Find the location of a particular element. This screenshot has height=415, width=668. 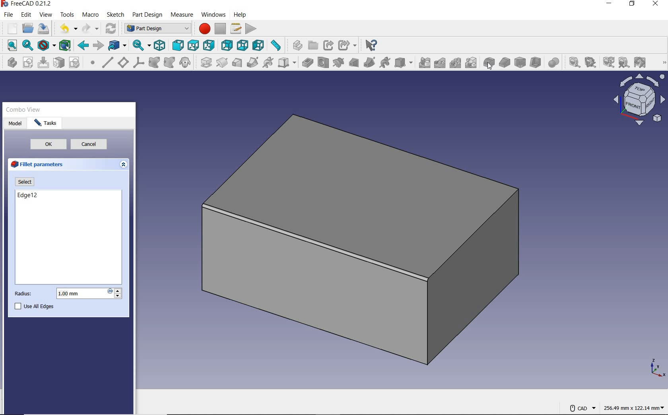

combo view is located at coordinates (23, 109).